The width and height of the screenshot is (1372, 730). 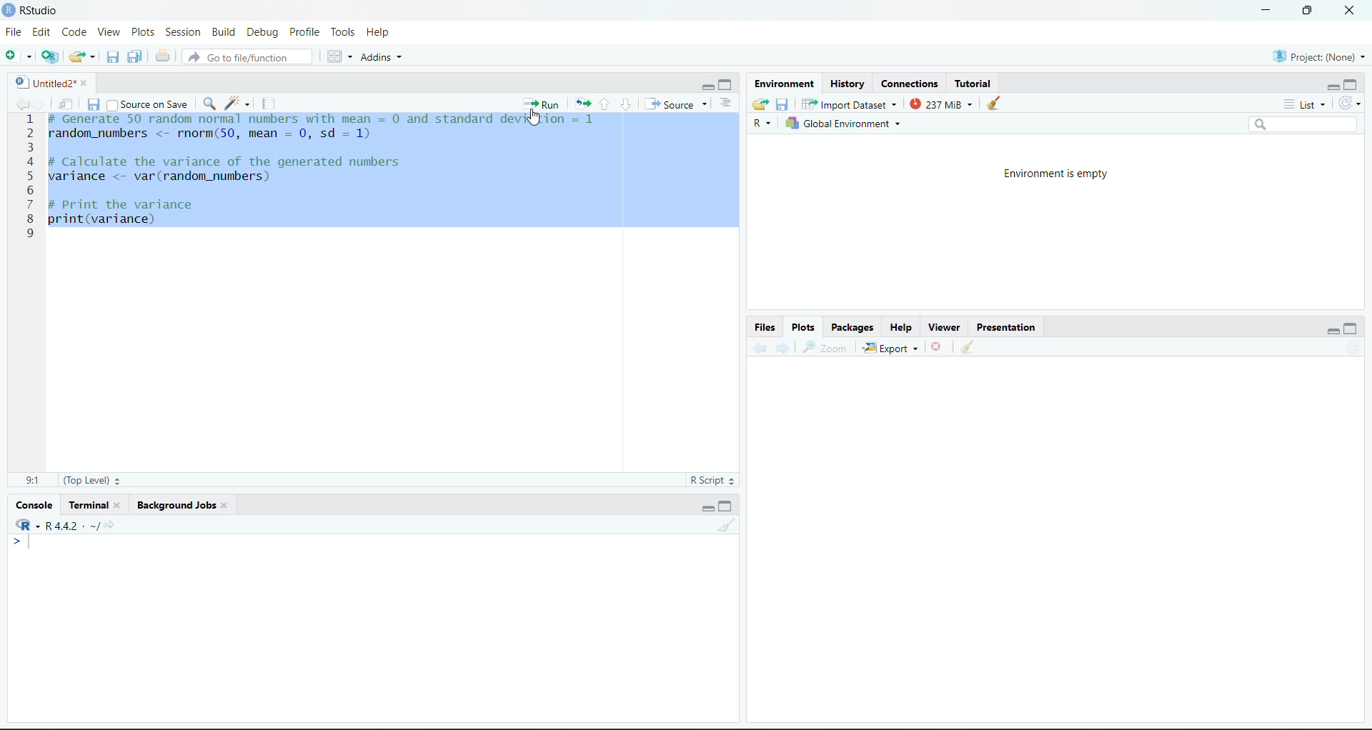 What do you see at coordinates (1351, 84) in the screenshot?
I see `maximize` at bounding box center [1351, 84].